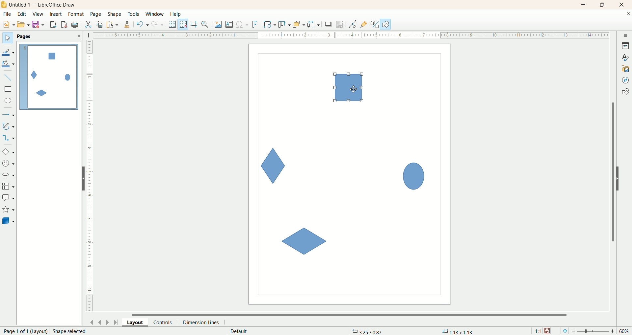 The image size is (632, 335). Describe the element at coordinates (625, 93) in the screenshot. I see `shapes` at that location.